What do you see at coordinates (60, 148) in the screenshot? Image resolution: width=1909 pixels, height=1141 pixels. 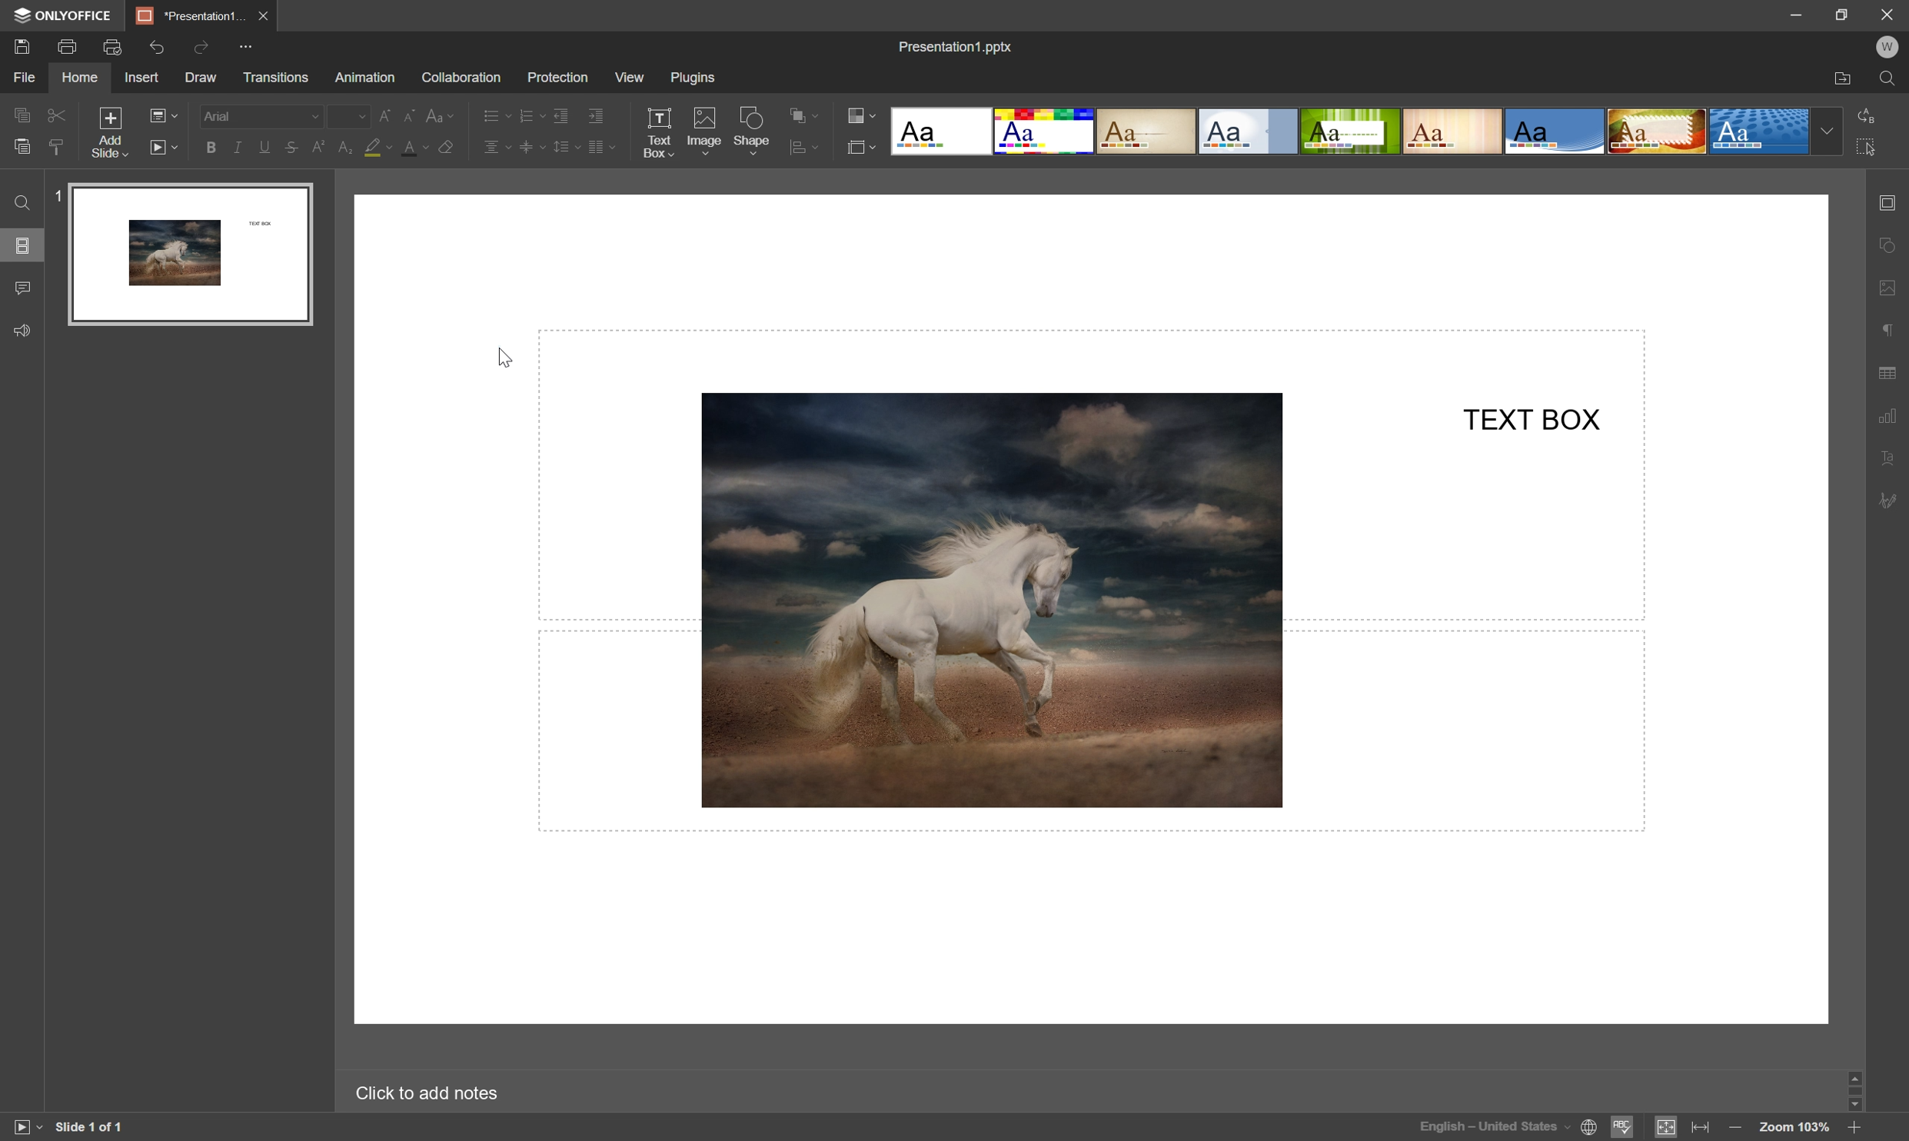 I see `clear style` at bounding box center [60, 148].